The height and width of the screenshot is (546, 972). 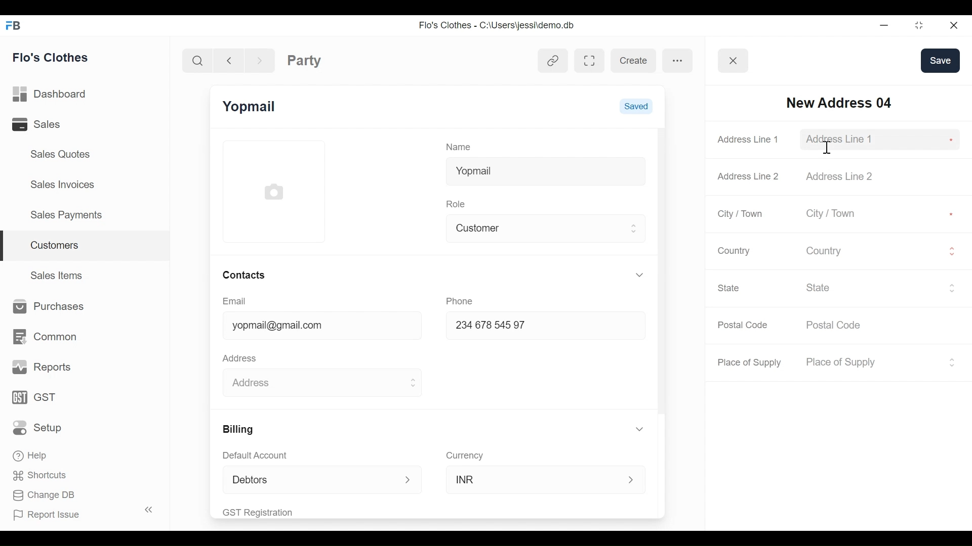 I want to click on Change DB, so click(x=45, y=496).